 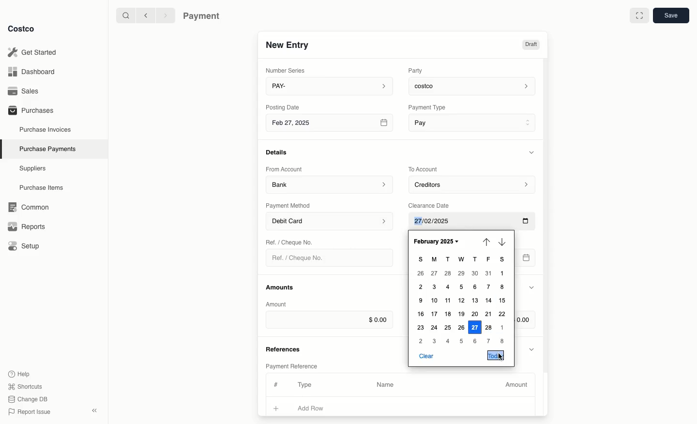 What do you see at coordinates (639, 17) in the screenshot?
I see `Full width toggle` at bounding box center [639, 17].